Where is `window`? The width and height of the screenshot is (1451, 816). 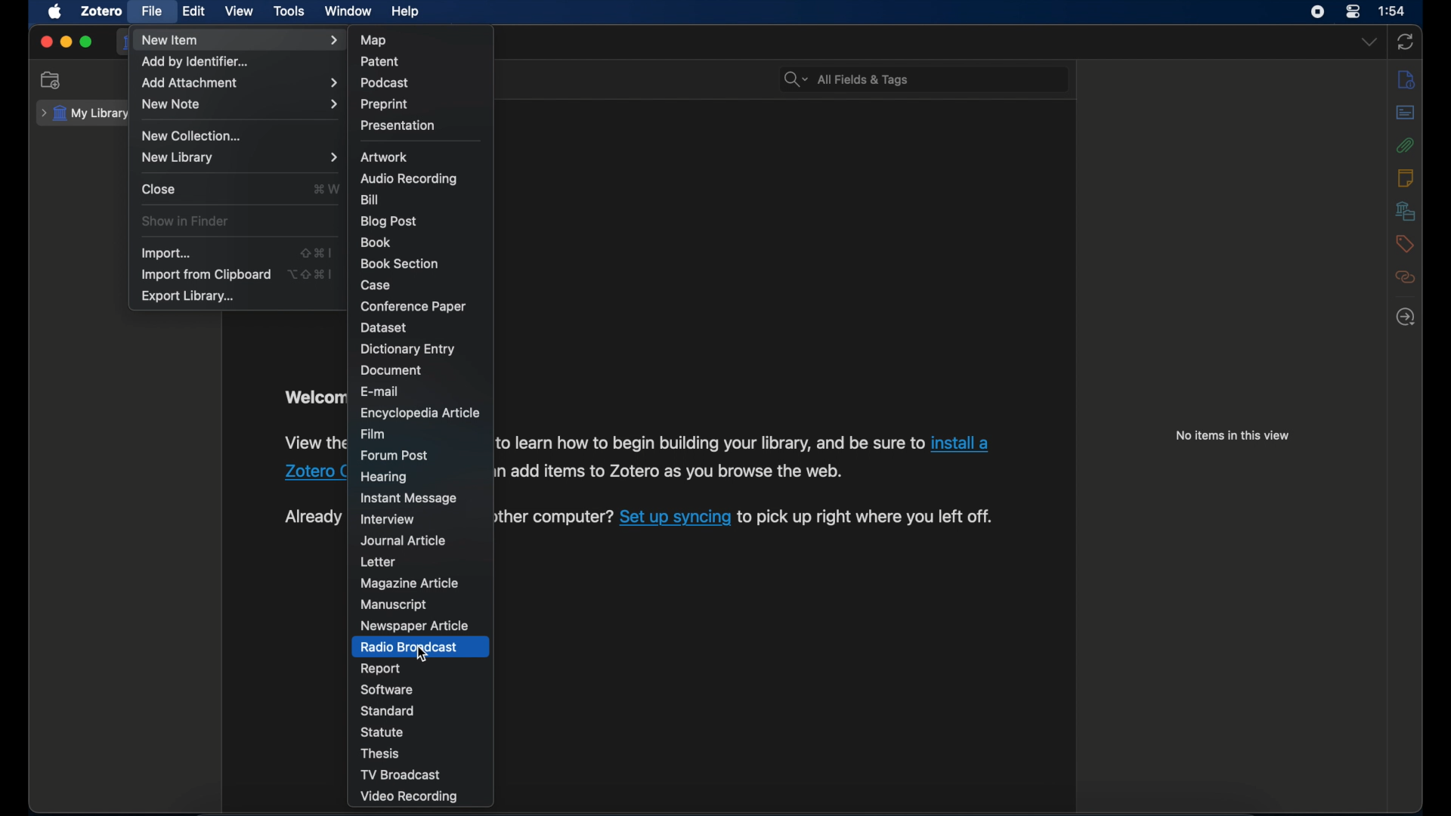 window is located at coordinates (349, 11).